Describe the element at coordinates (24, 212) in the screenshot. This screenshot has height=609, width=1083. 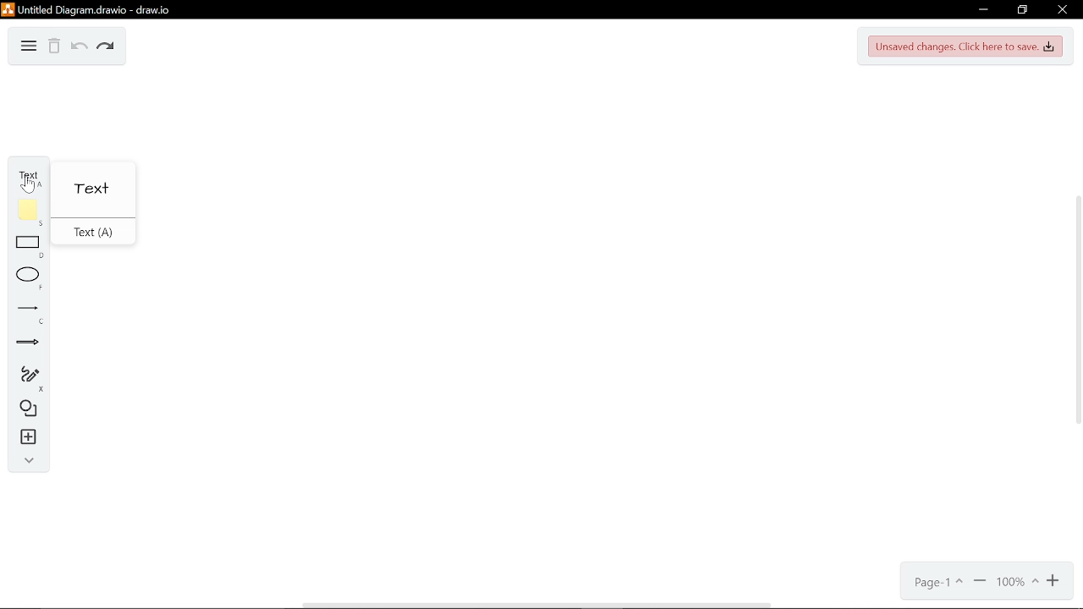
I see `Note` at that location.